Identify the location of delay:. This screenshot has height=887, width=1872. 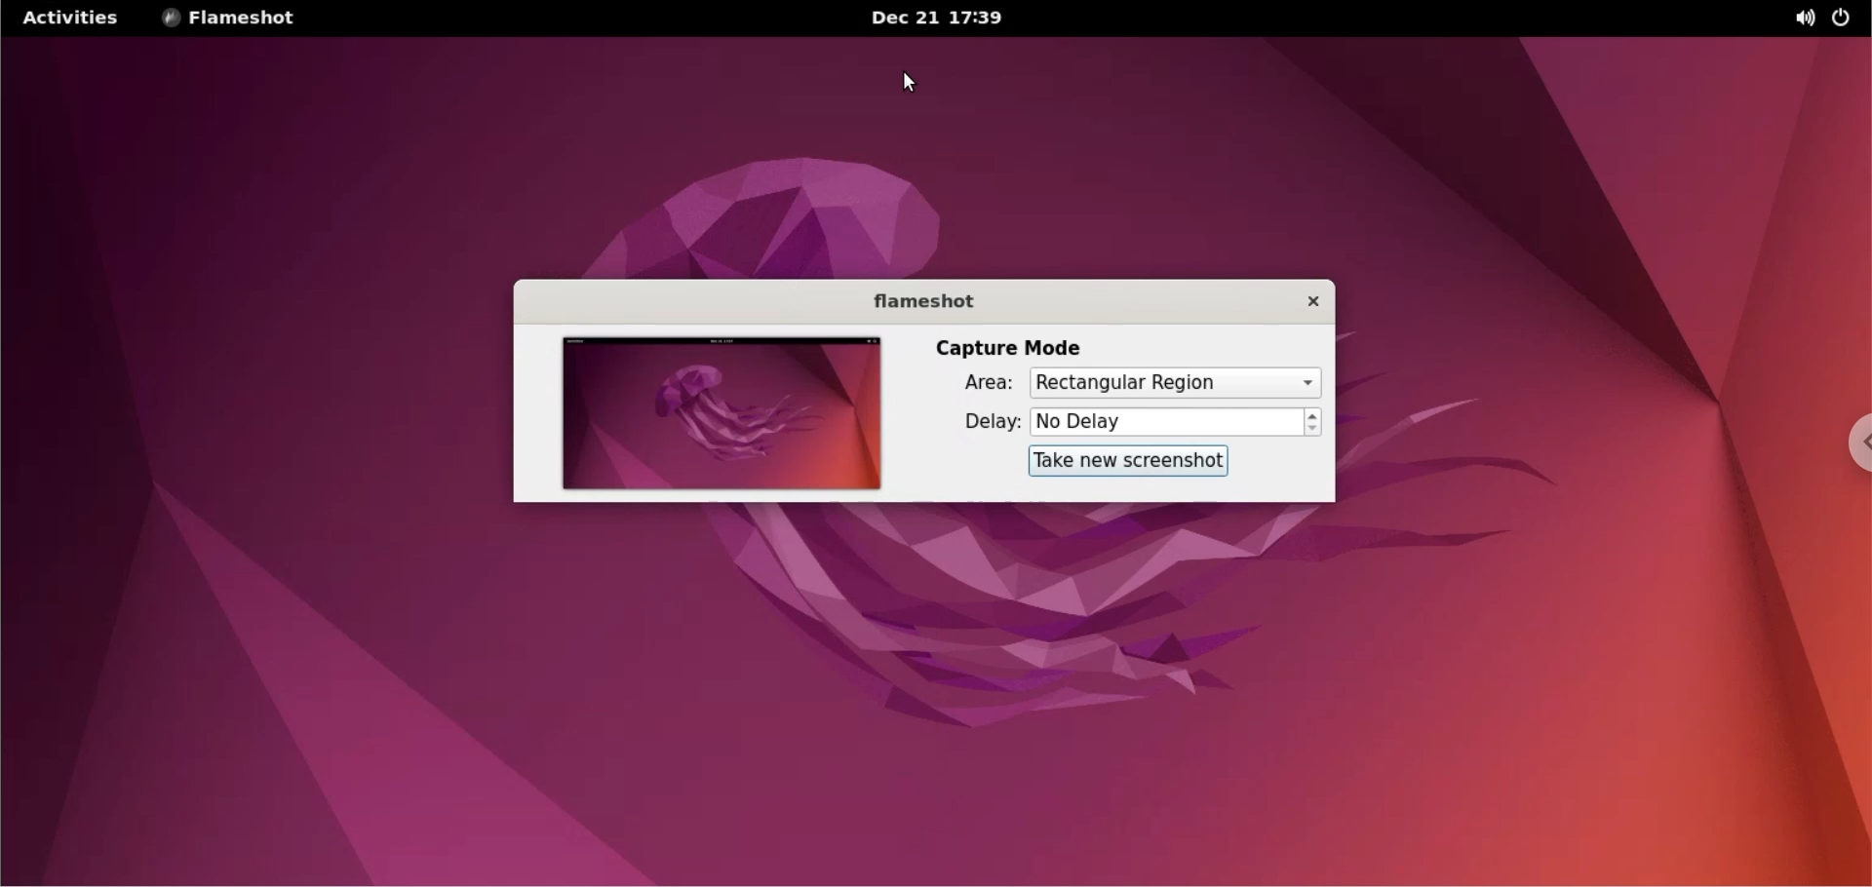
(974, 423).